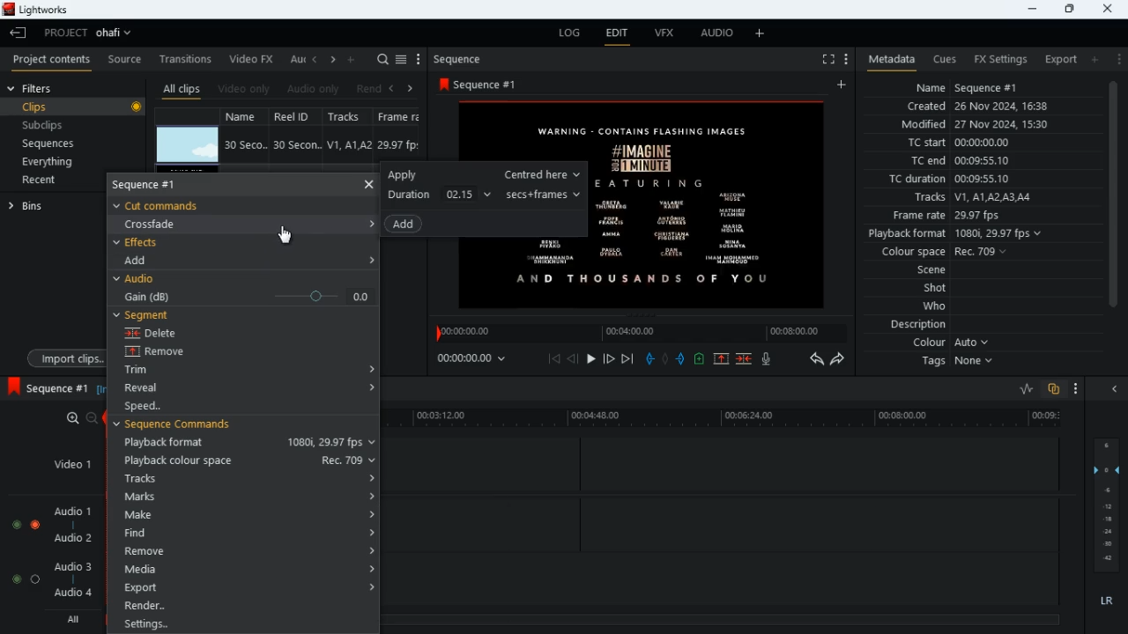 The width and height of the screenshot is (1128, 634). I want to click on overlap, so click(1055, 390).